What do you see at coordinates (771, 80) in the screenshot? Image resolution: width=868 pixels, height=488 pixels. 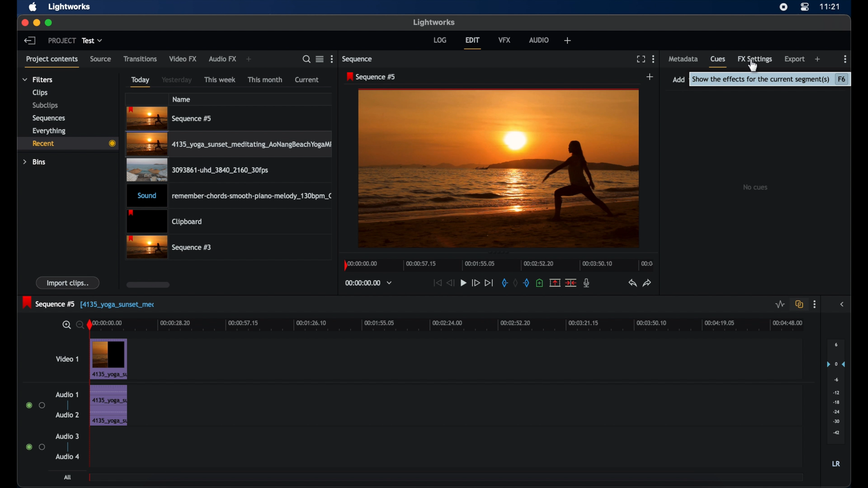 I see `tooltip` at bounding box center [771, 80].